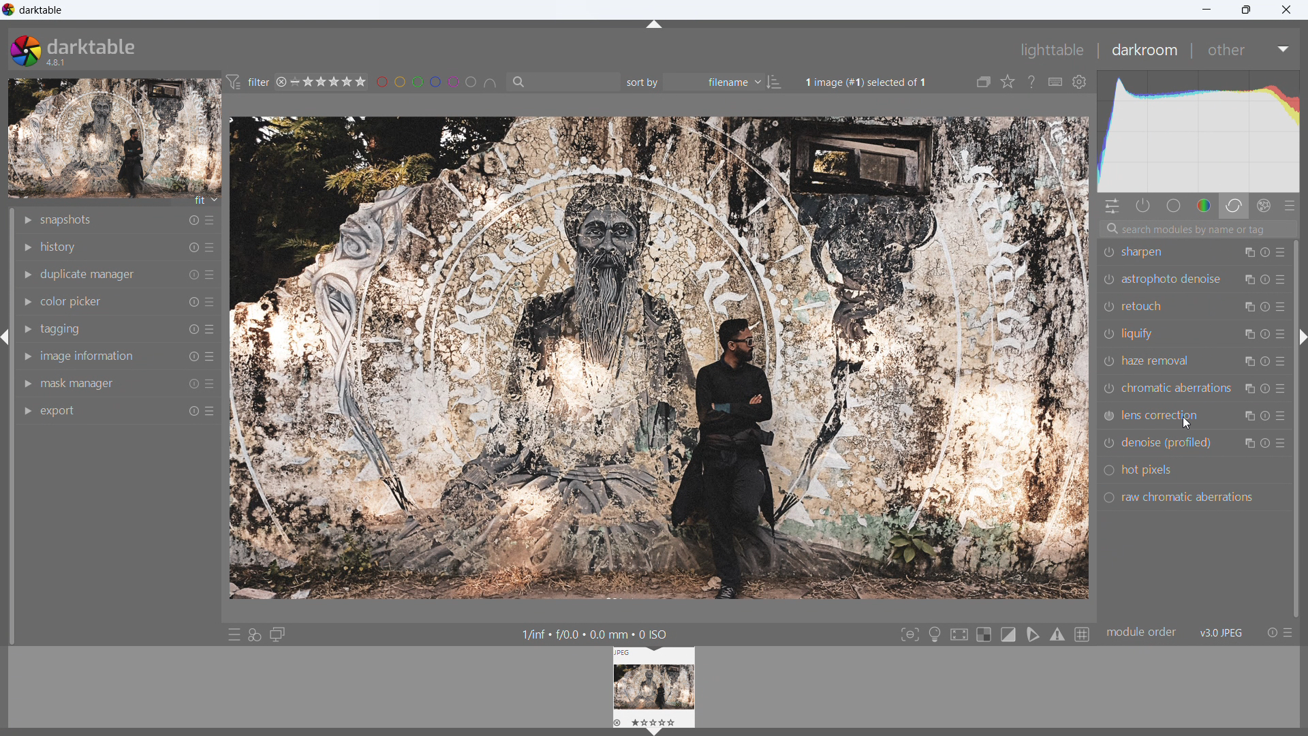 The width and height of the screenshot is (1308, 736). What do you see at coordinates (1053, 49) in the screenshot?
I see `lighttable` at bounding box center [1053, 49].